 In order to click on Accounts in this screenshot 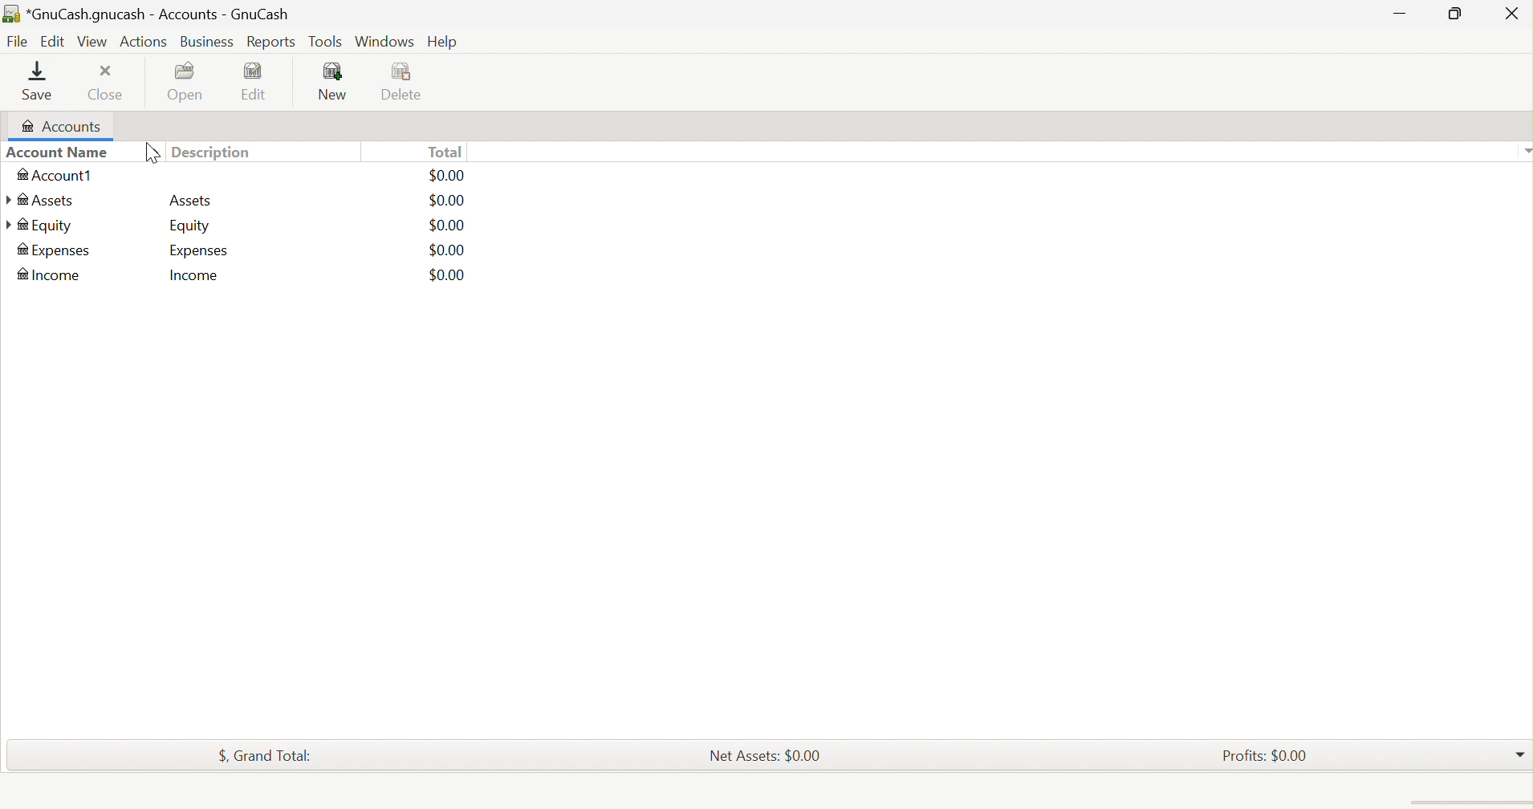, I will do `click(58, 127)`.